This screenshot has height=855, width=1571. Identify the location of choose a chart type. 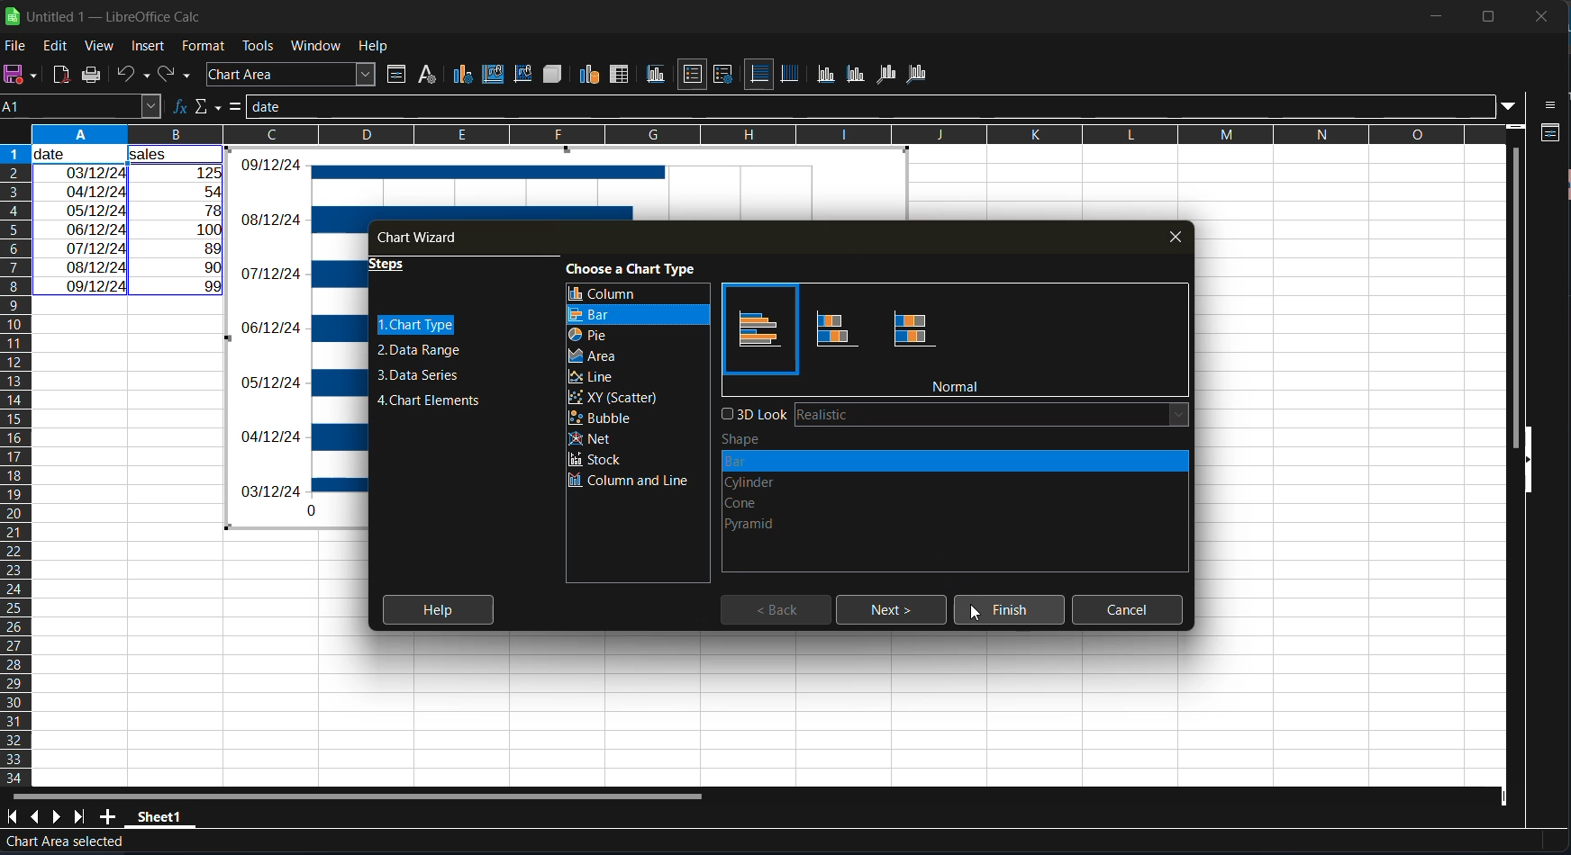
(636, 267).